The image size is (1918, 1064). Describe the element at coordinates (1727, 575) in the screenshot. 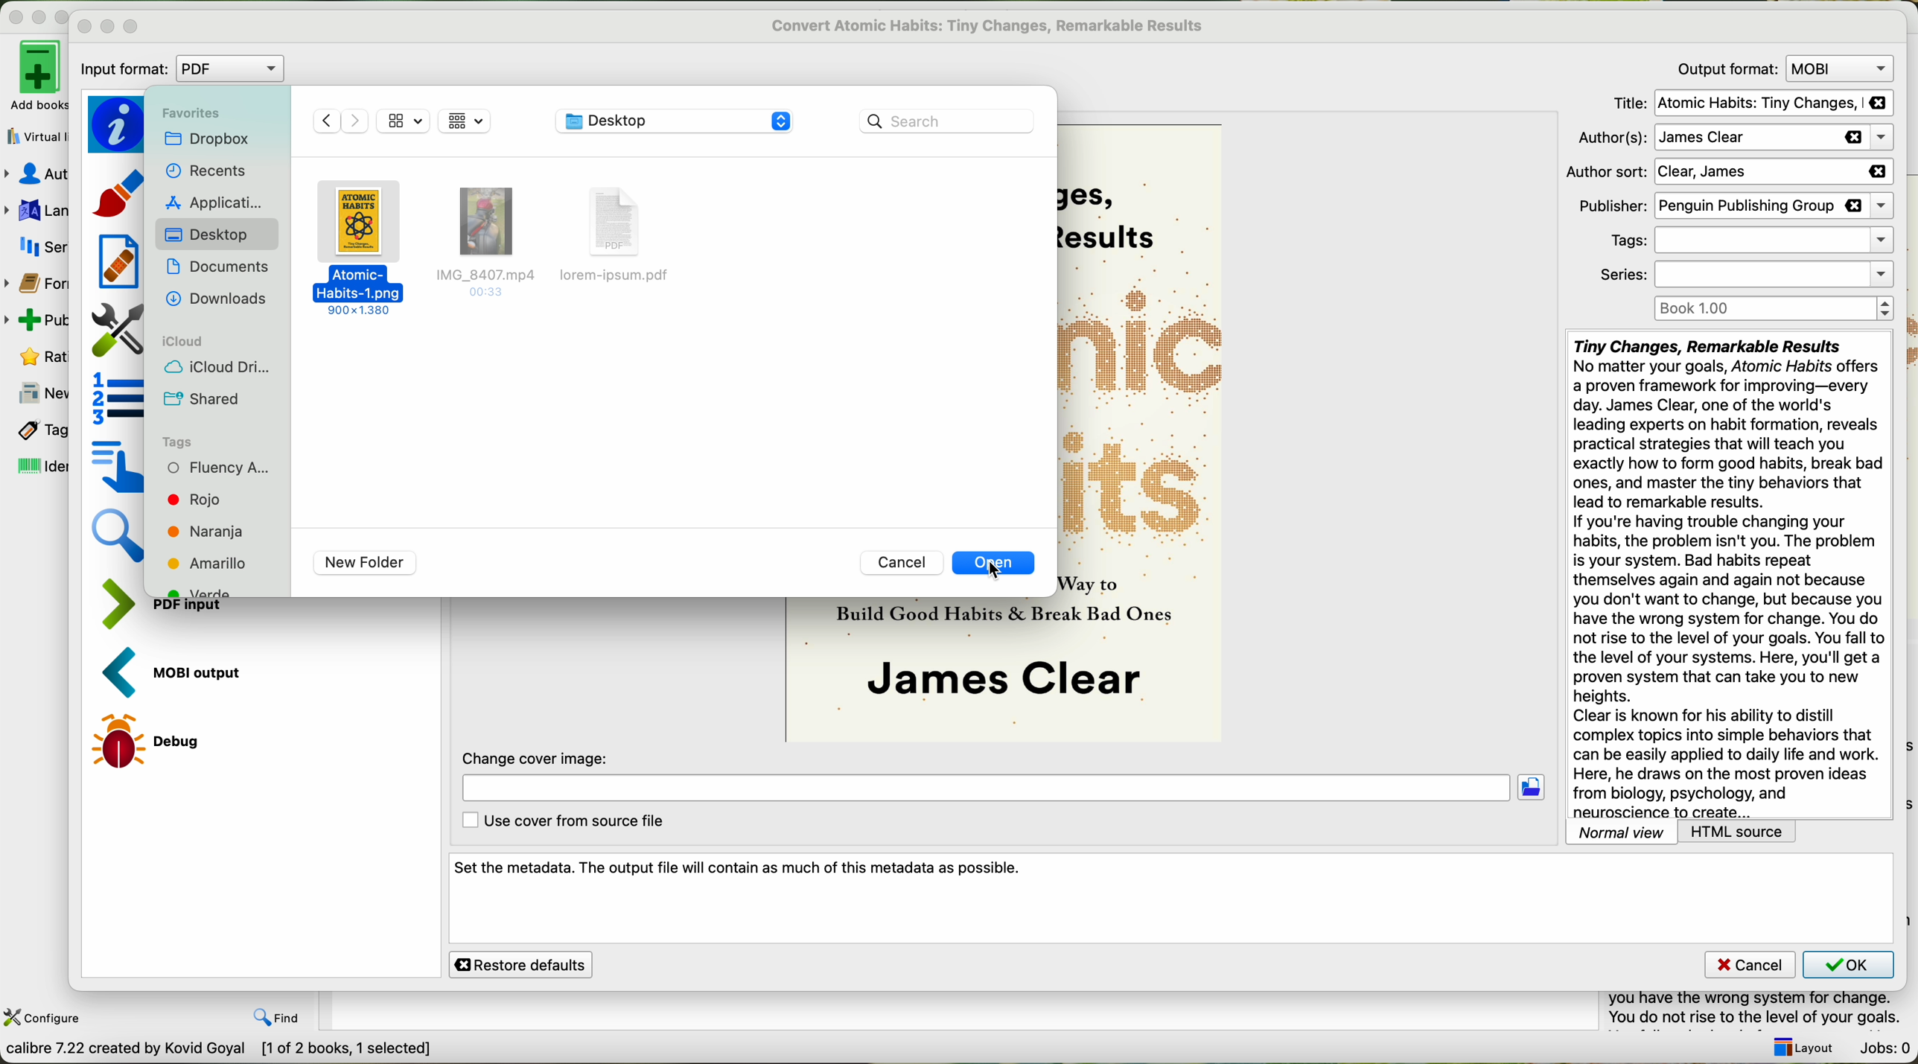

I see `synopsis` at that location.